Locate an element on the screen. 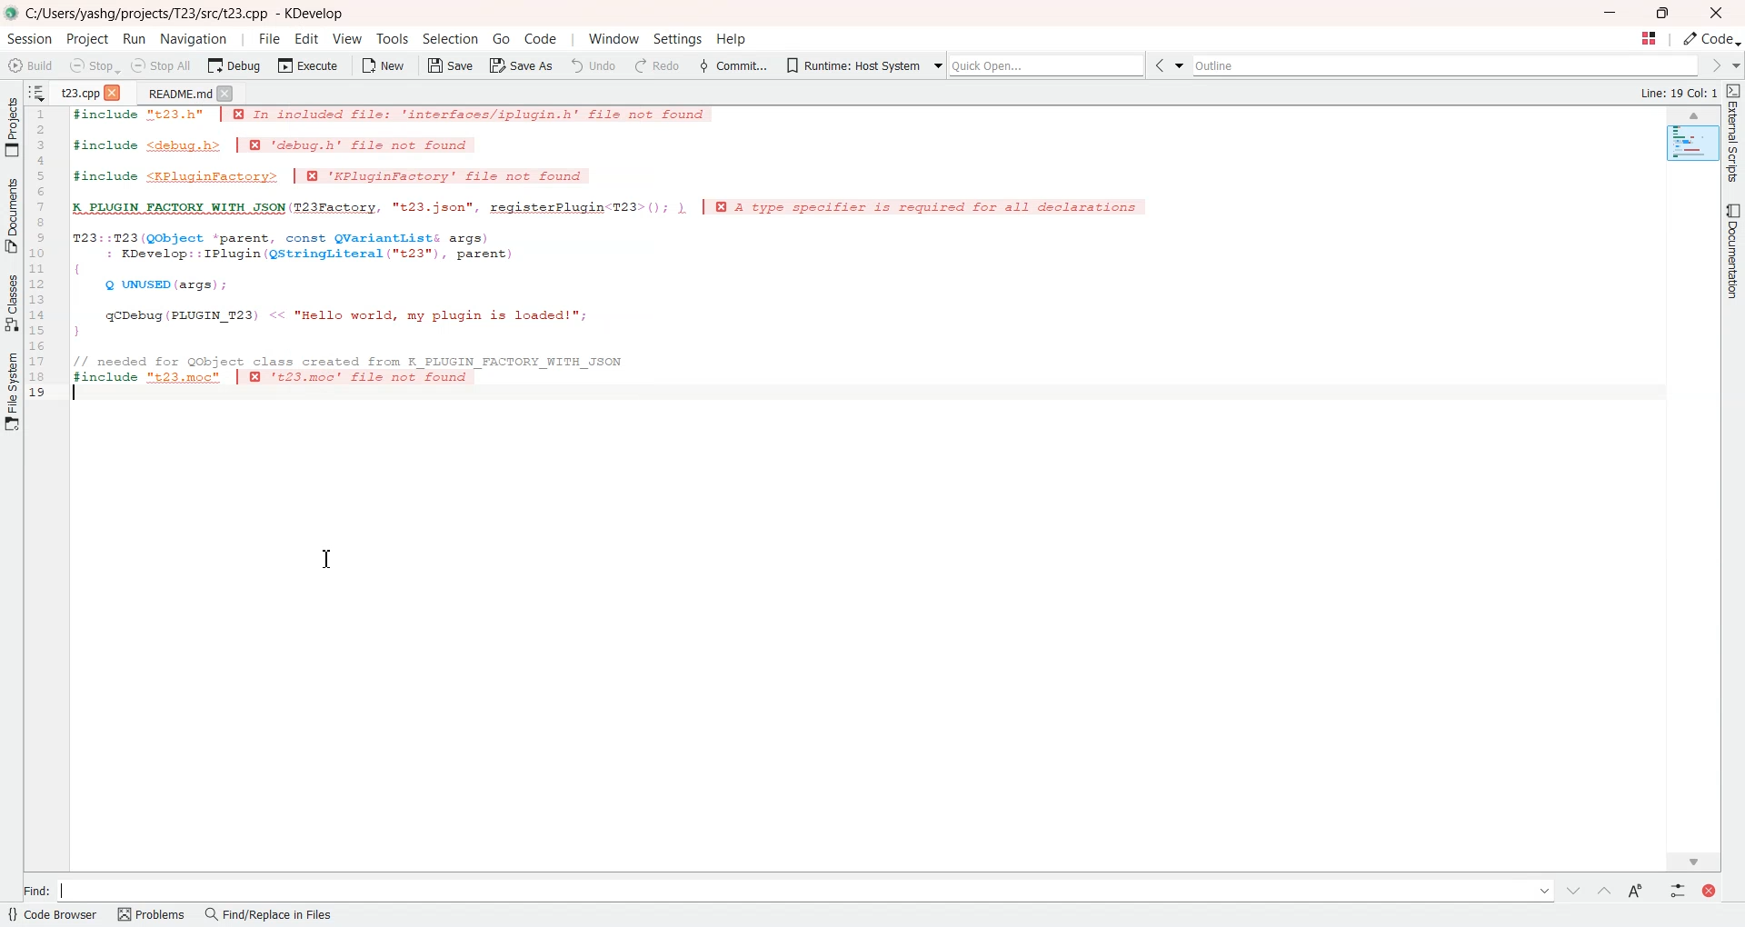  Show open sorted list is located at coordinates (37, 91).